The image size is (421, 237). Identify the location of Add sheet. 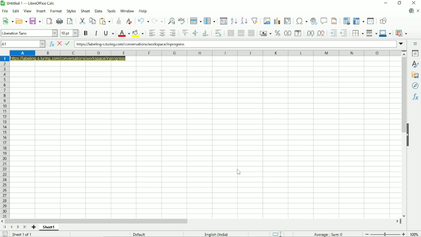
(34, 227).